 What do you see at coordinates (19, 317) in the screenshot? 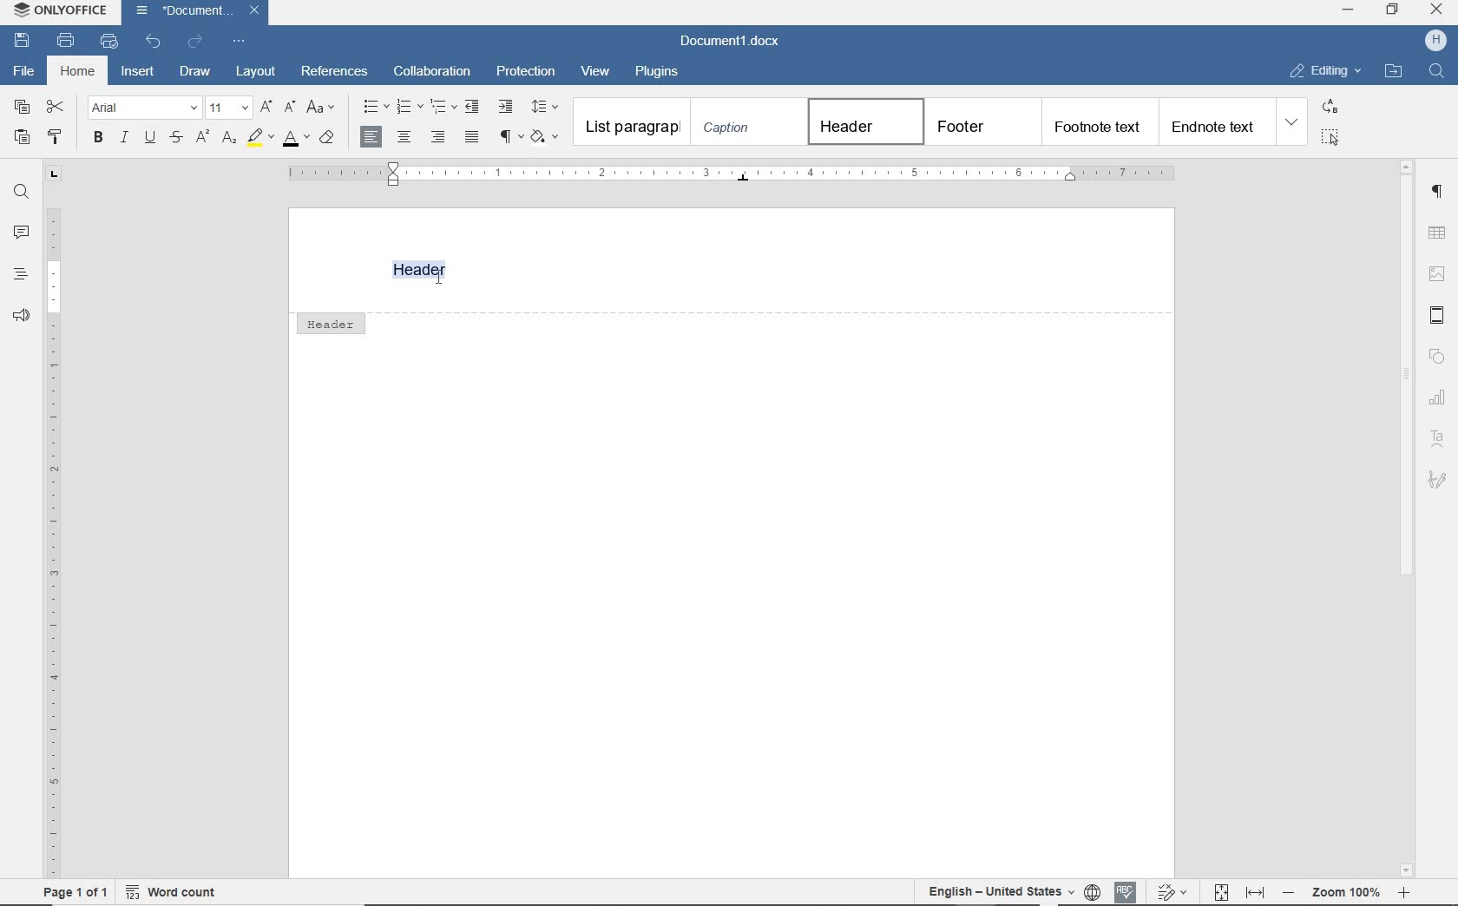
I see `feedback & support` at bounding box center [19, 317].